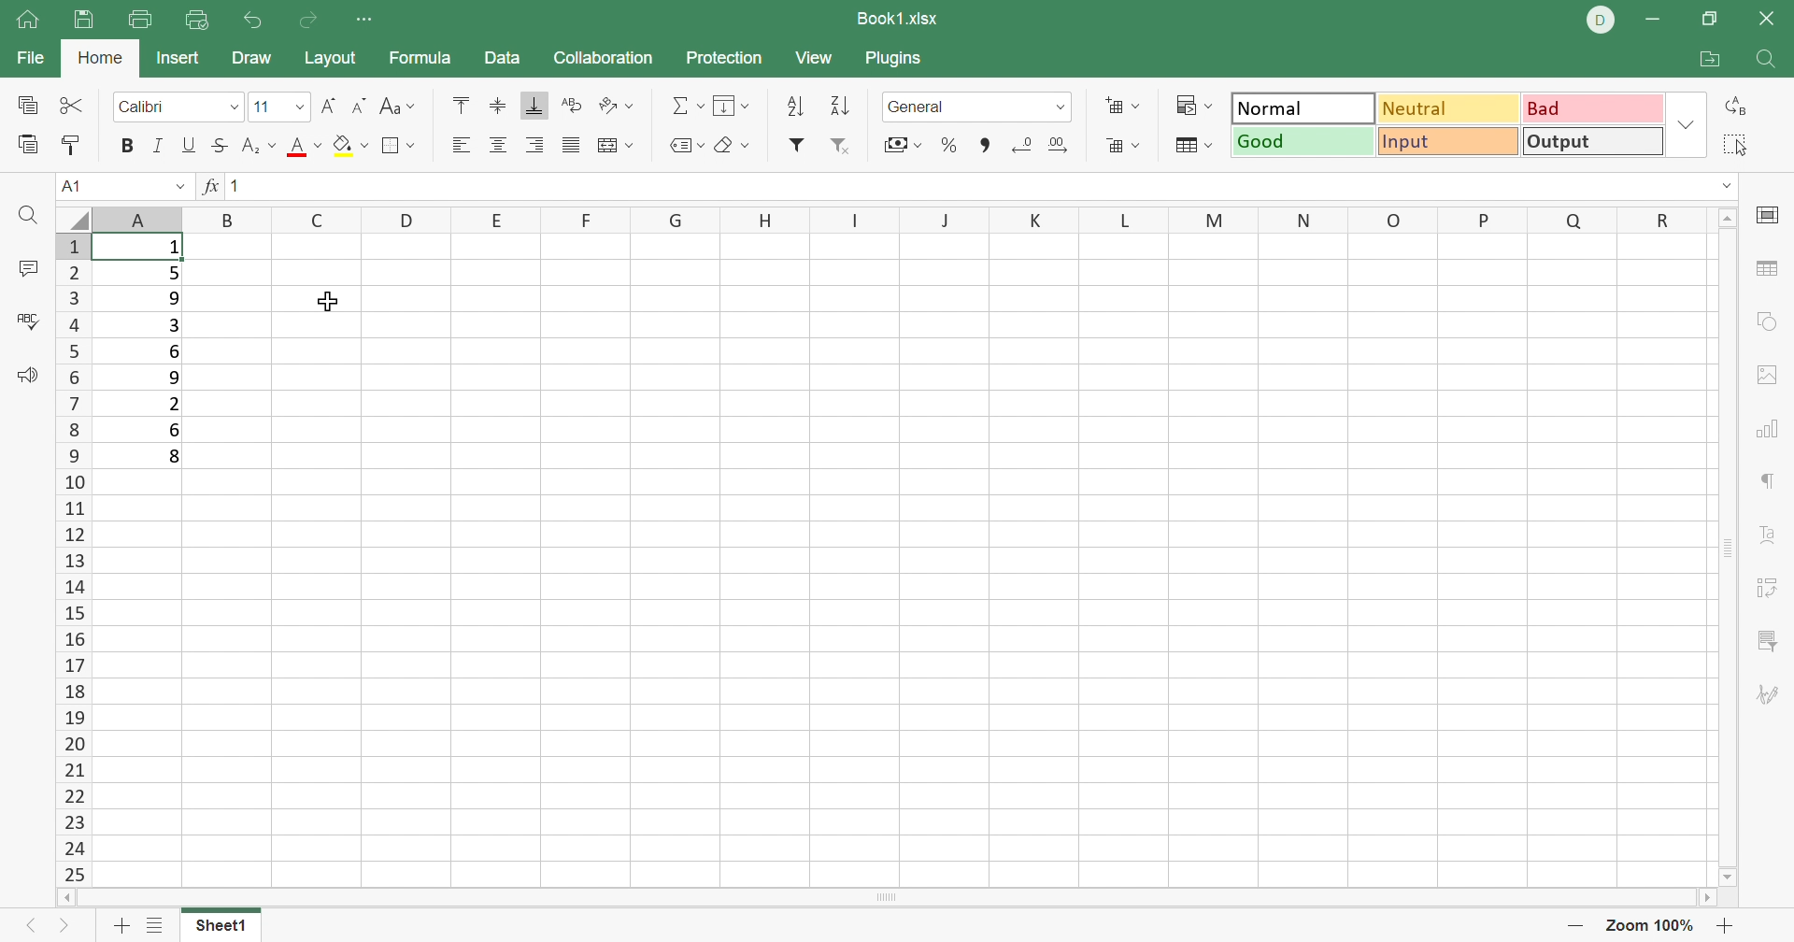 Image resolution: width=1794 pixels, height=942 pixels. What do you see at coordinates (461, 108) in the screenshot?
I see `Align Top` at bounding box center [461, 108].